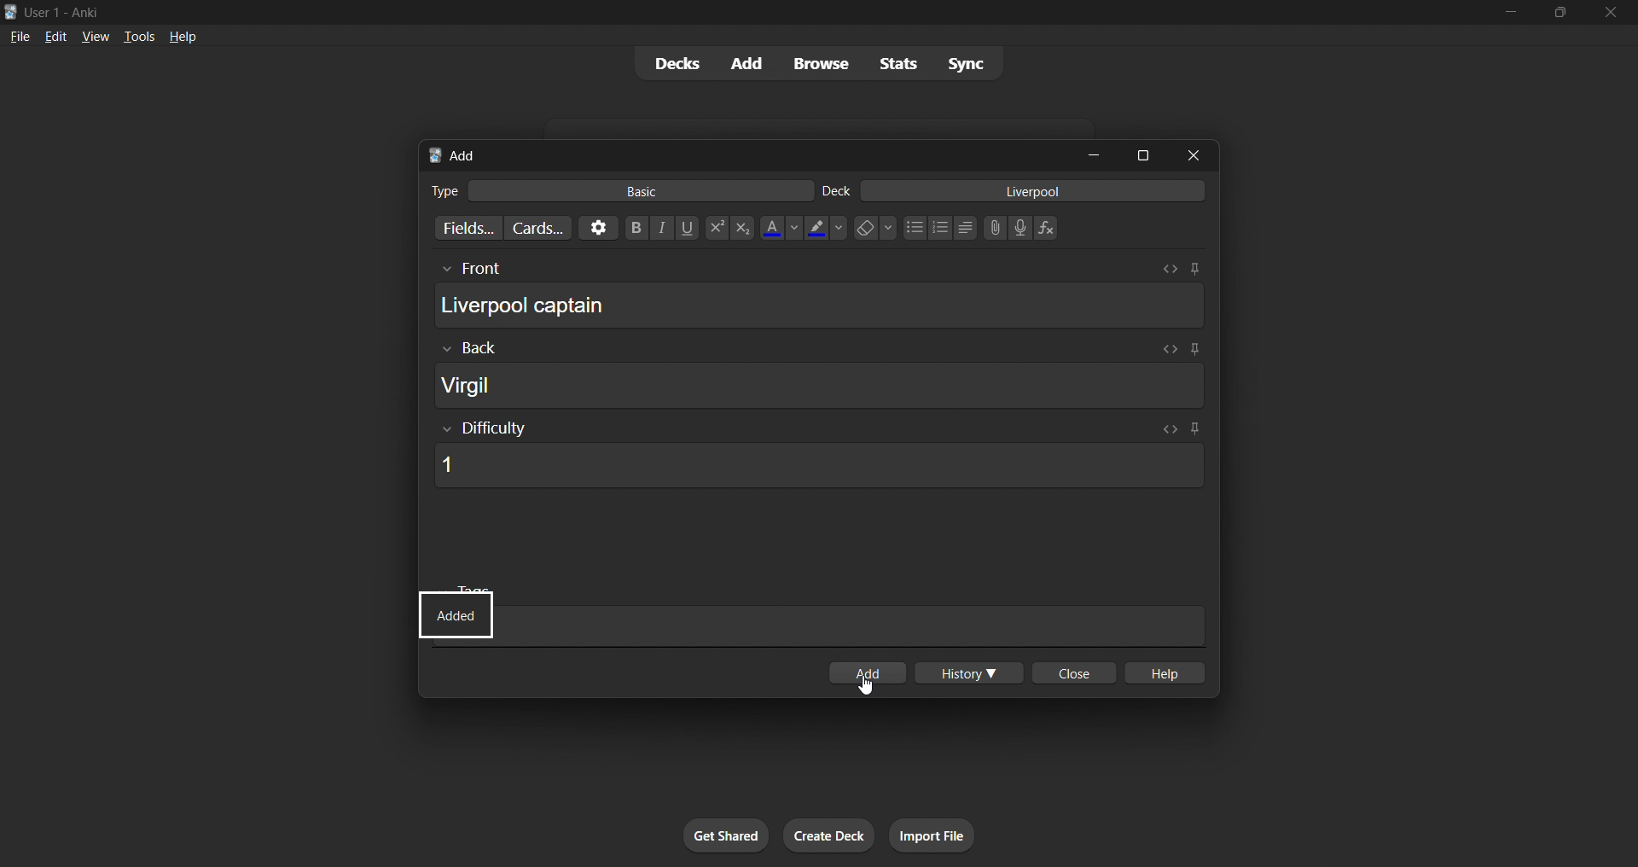 The image size is (1638, 867). What do you see at coordinates (465, 228) in the screenshot?
I see `customize fields` at bounding box center [465, 228].